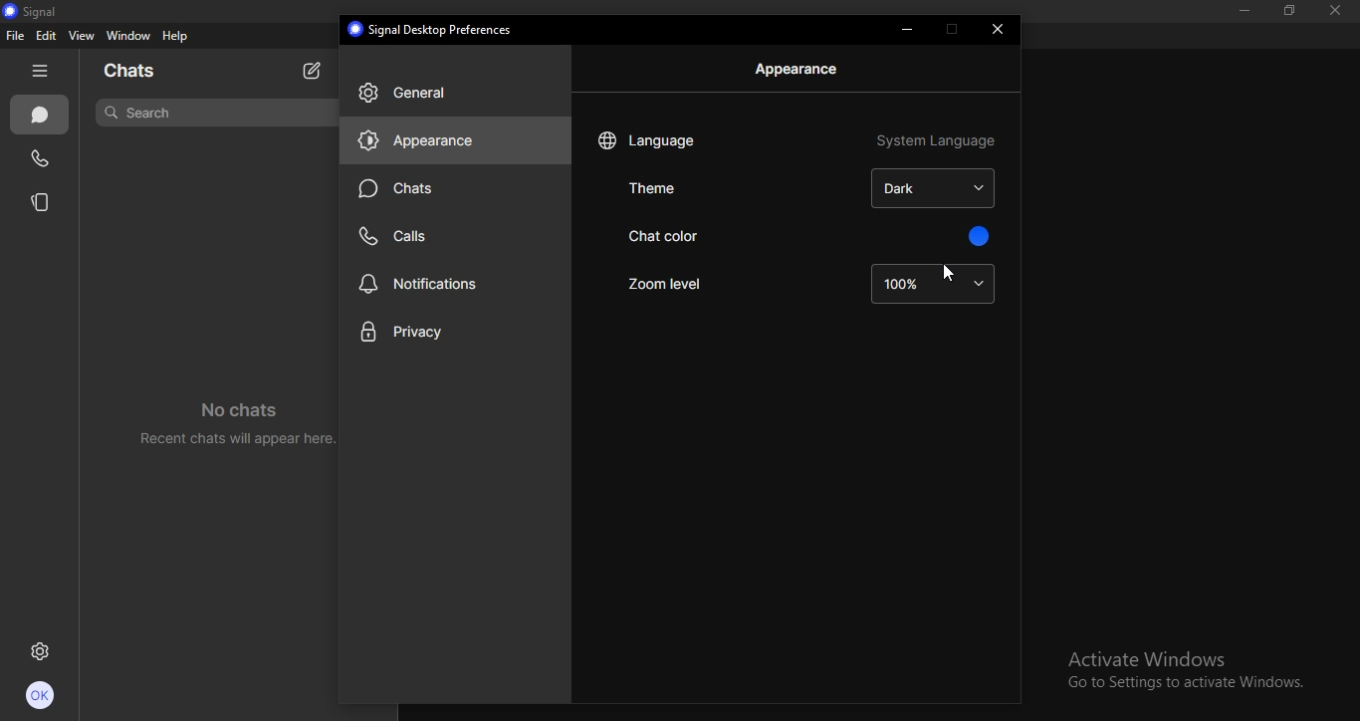  I want to click on signal, so click(37, 11).